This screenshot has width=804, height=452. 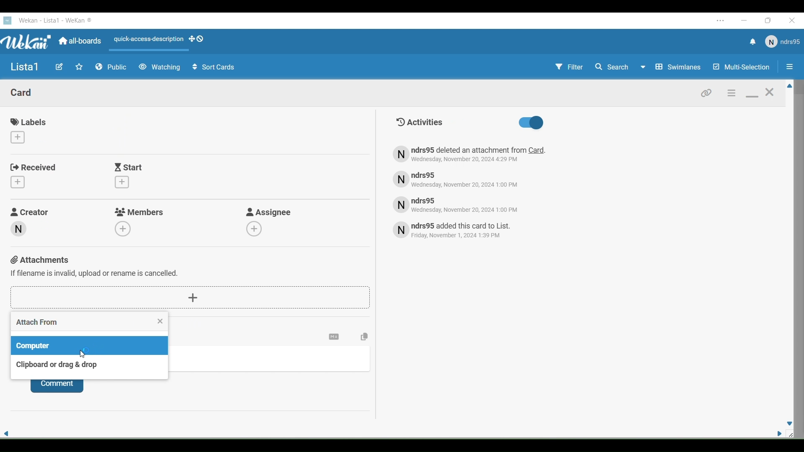 What do you see at coordinates (22, 92) in the screenshot?
I see `Card` at bounding box center [22, 92].